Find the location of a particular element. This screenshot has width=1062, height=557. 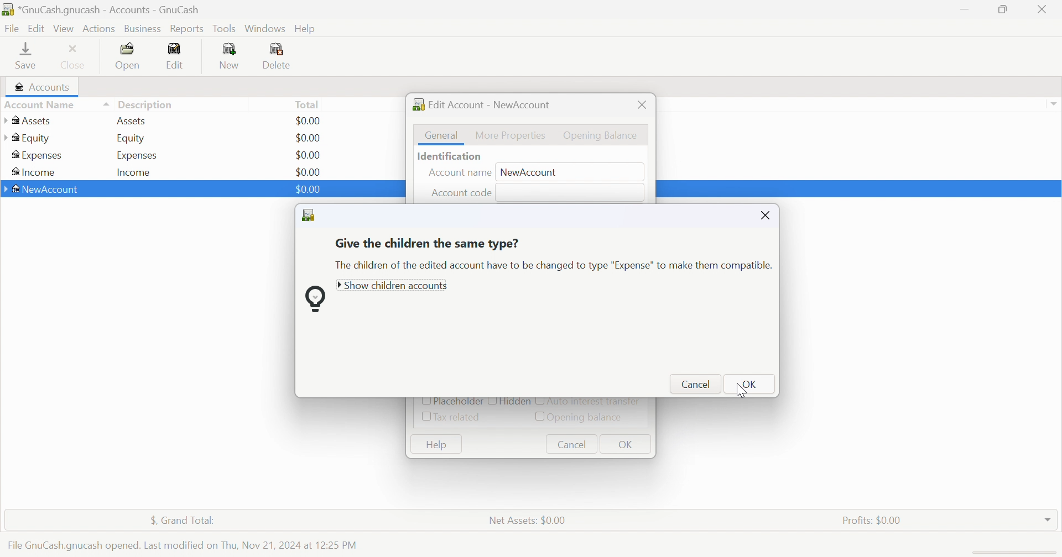

Expenses is located at coordinates (38, 156).